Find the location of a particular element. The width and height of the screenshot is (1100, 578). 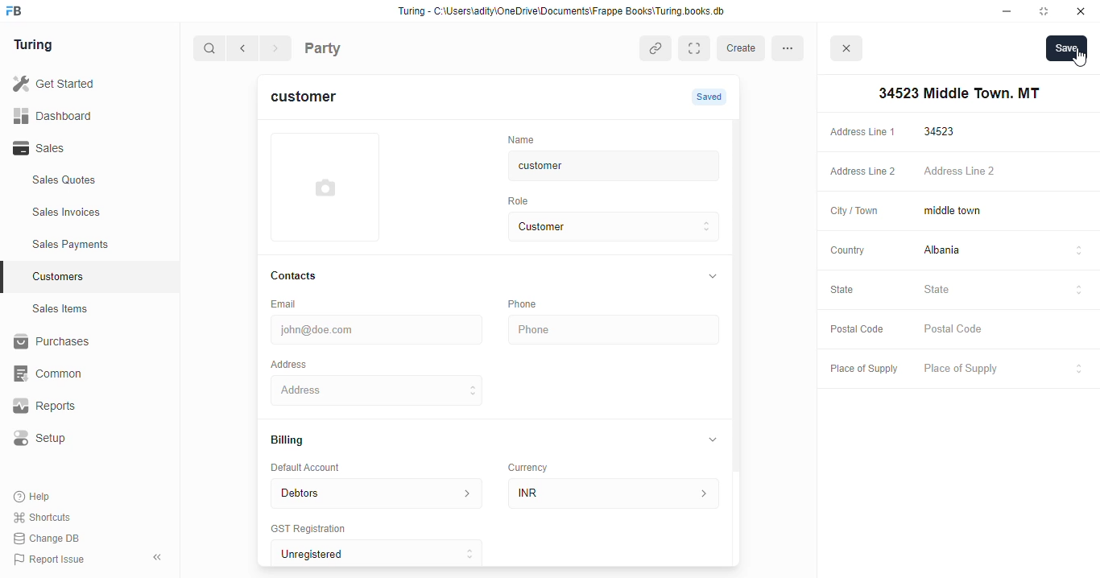

Address Line 2 is located at coordinates (859, 172).